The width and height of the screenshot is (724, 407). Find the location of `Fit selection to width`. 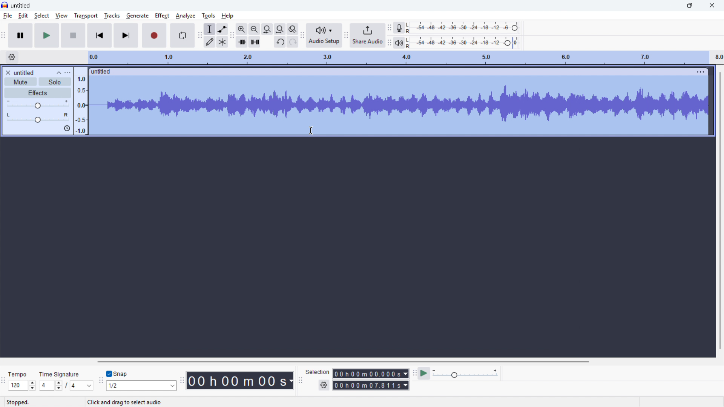

Fit selection to width is located at coordinates (267, 29).